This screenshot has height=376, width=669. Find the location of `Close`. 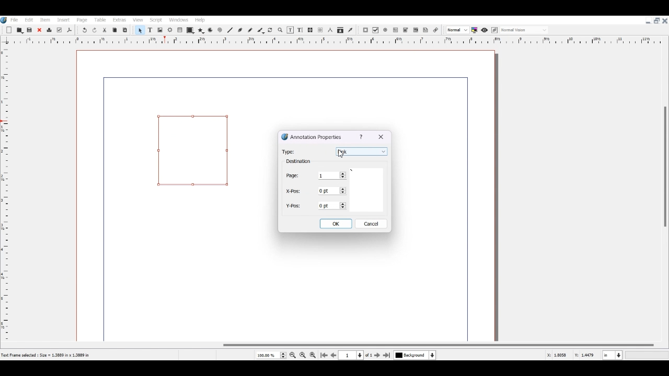

Close is located at coordinates (39, 30).